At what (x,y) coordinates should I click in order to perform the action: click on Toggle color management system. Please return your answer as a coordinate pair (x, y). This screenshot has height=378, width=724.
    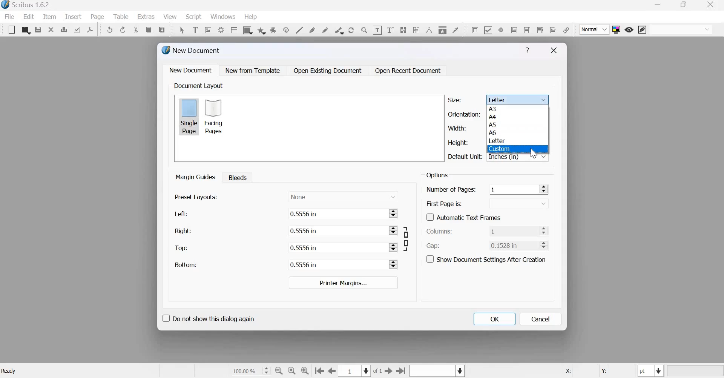
    Looking at the image, I should click on (616, 29).